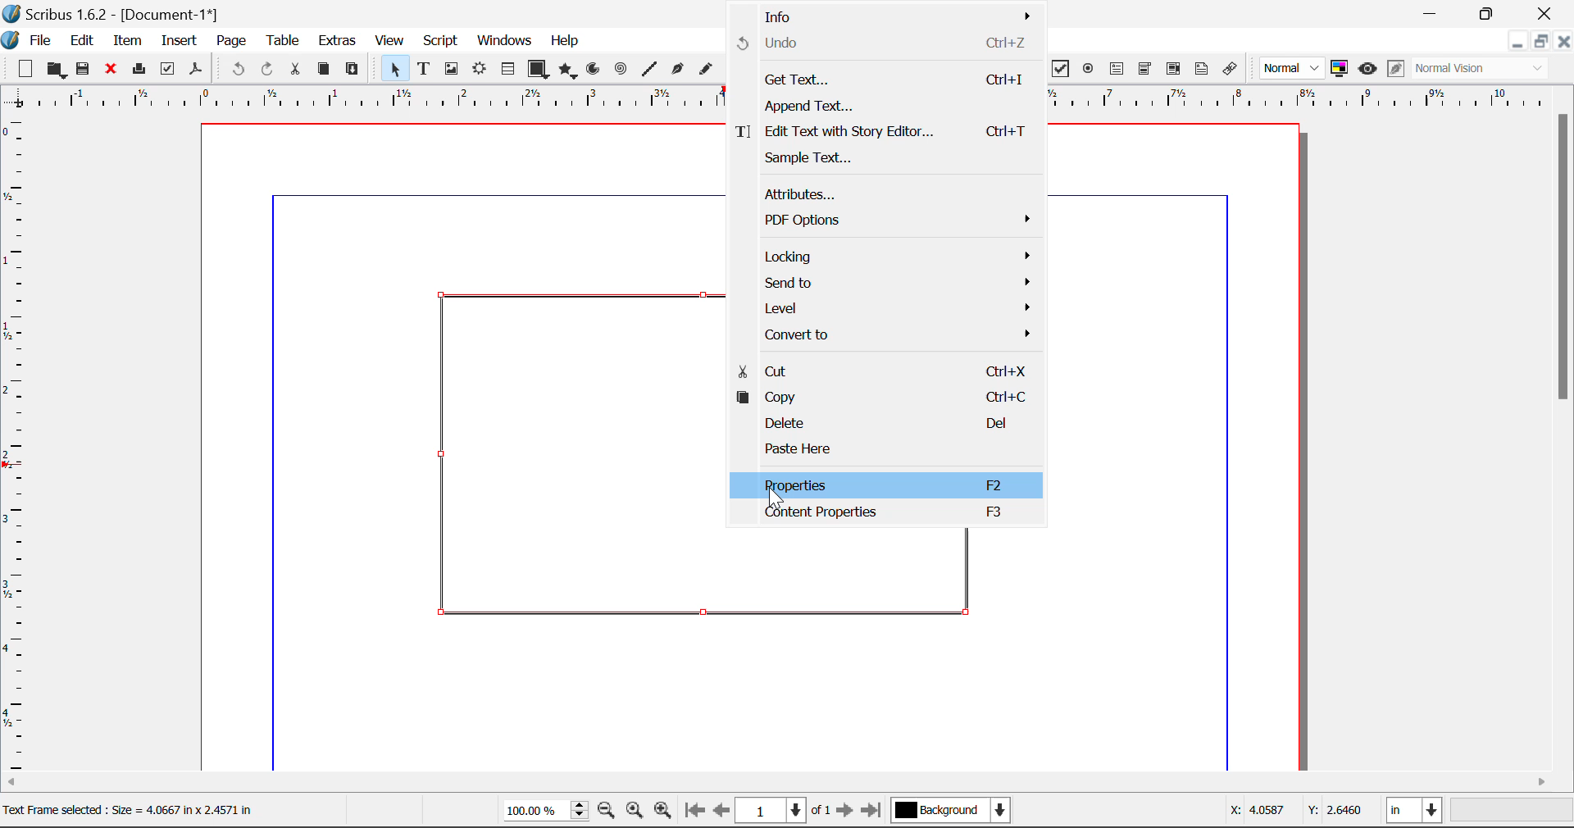 The height and width of the screenshot is (828, 1574). What do you see at coordinates (788, 783) in the screenshot?
I see `Scroll Bar` at bounding box center [788, 783].